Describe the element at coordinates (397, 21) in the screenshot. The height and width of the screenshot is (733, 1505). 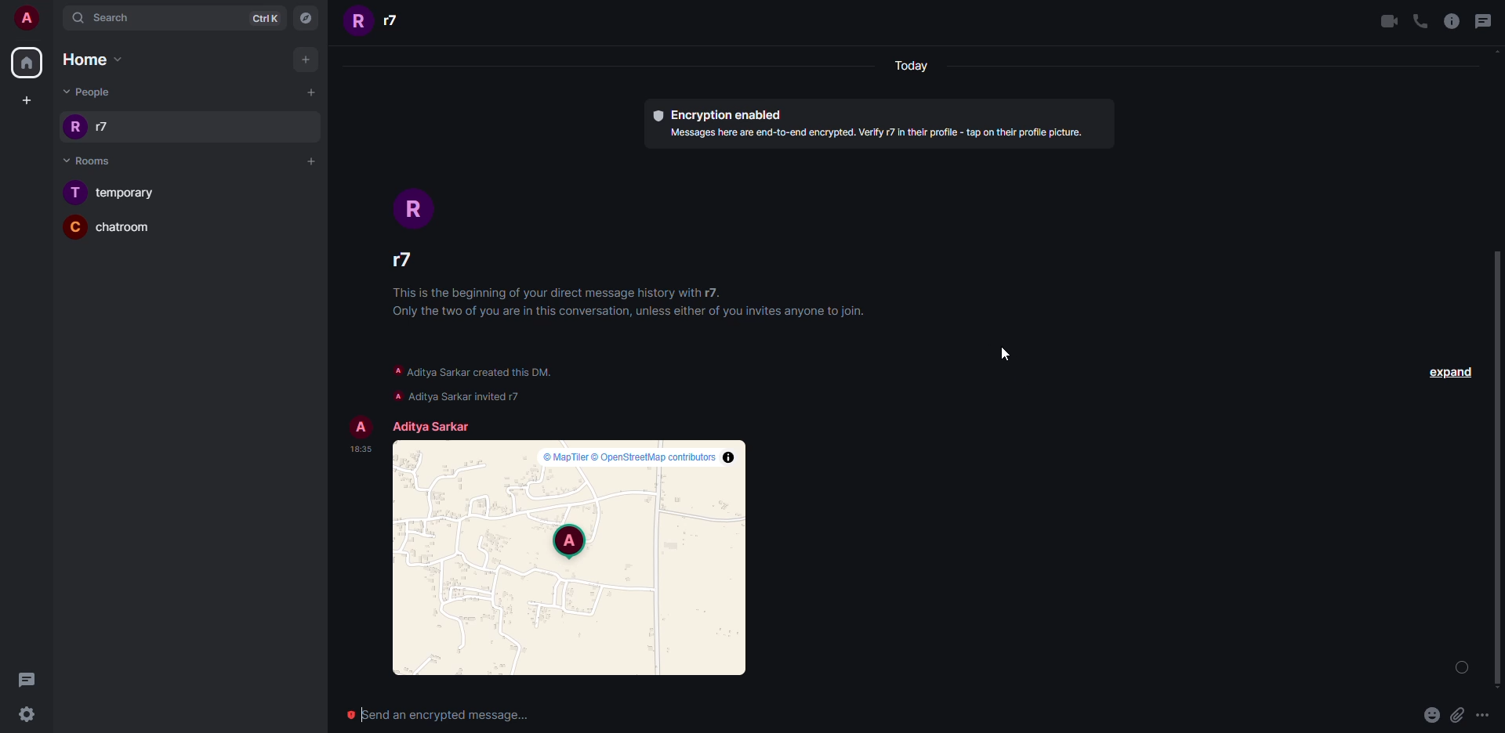
I see `r7` at that location.